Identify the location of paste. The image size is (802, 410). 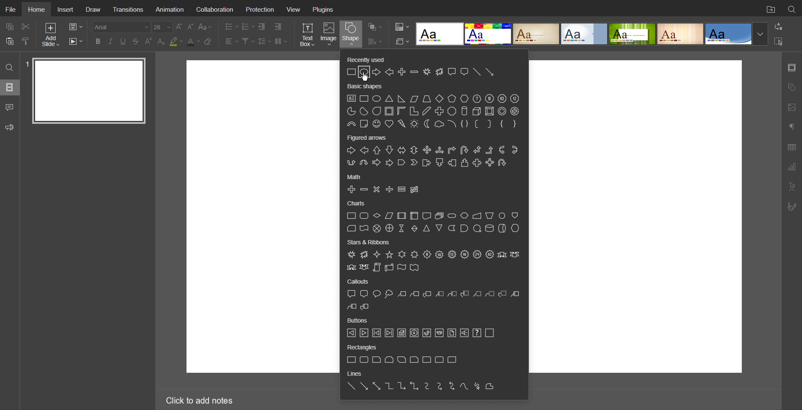
(11, 41).